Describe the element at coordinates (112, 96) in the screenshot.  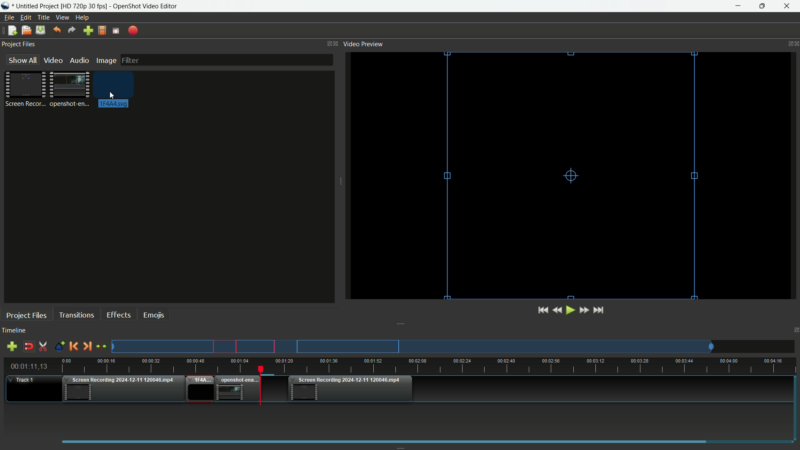
I see `cursor` at that location.